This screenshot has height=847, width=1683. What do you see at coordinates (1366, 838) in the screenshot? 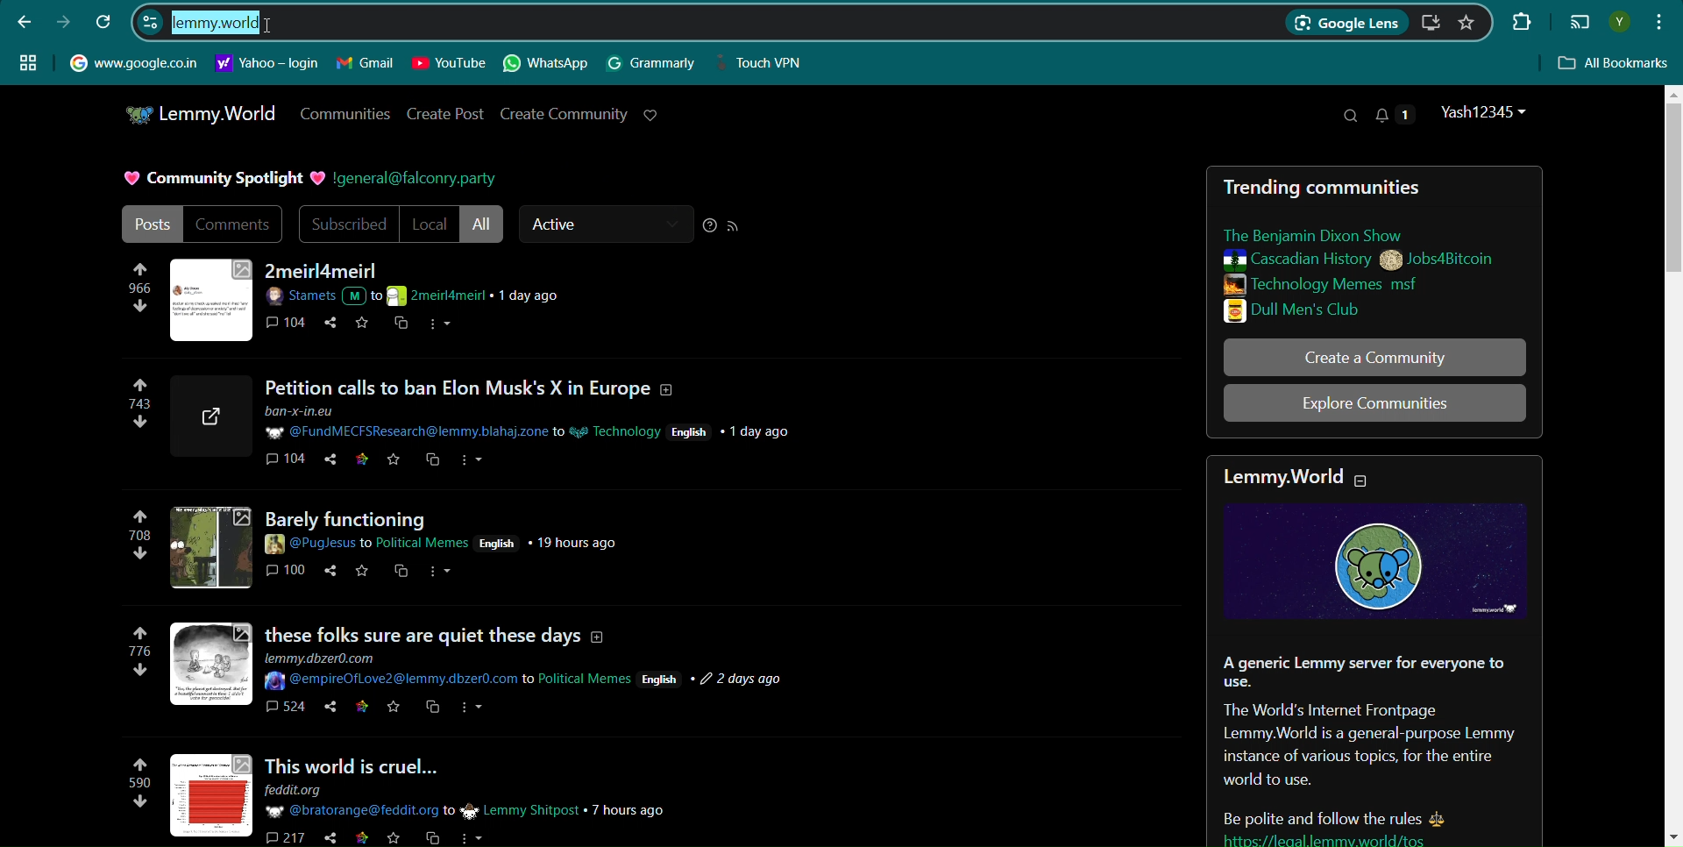
I see `Link` at bounding box center [1366, 838].